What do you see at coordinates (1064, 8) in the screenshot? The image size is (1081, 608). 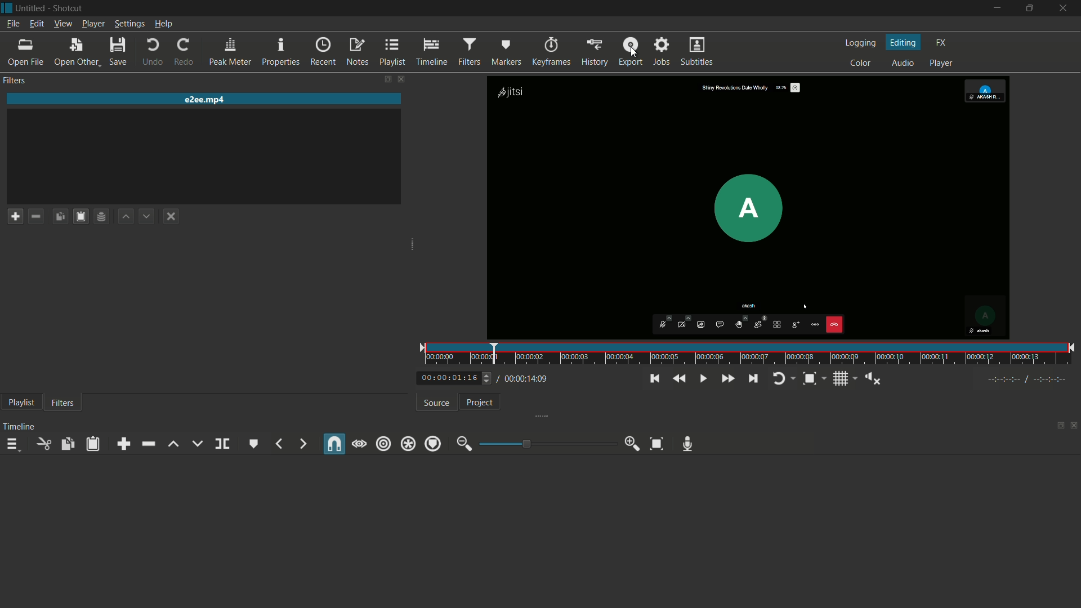 I see `close app` at bounding box center [1064, 8].